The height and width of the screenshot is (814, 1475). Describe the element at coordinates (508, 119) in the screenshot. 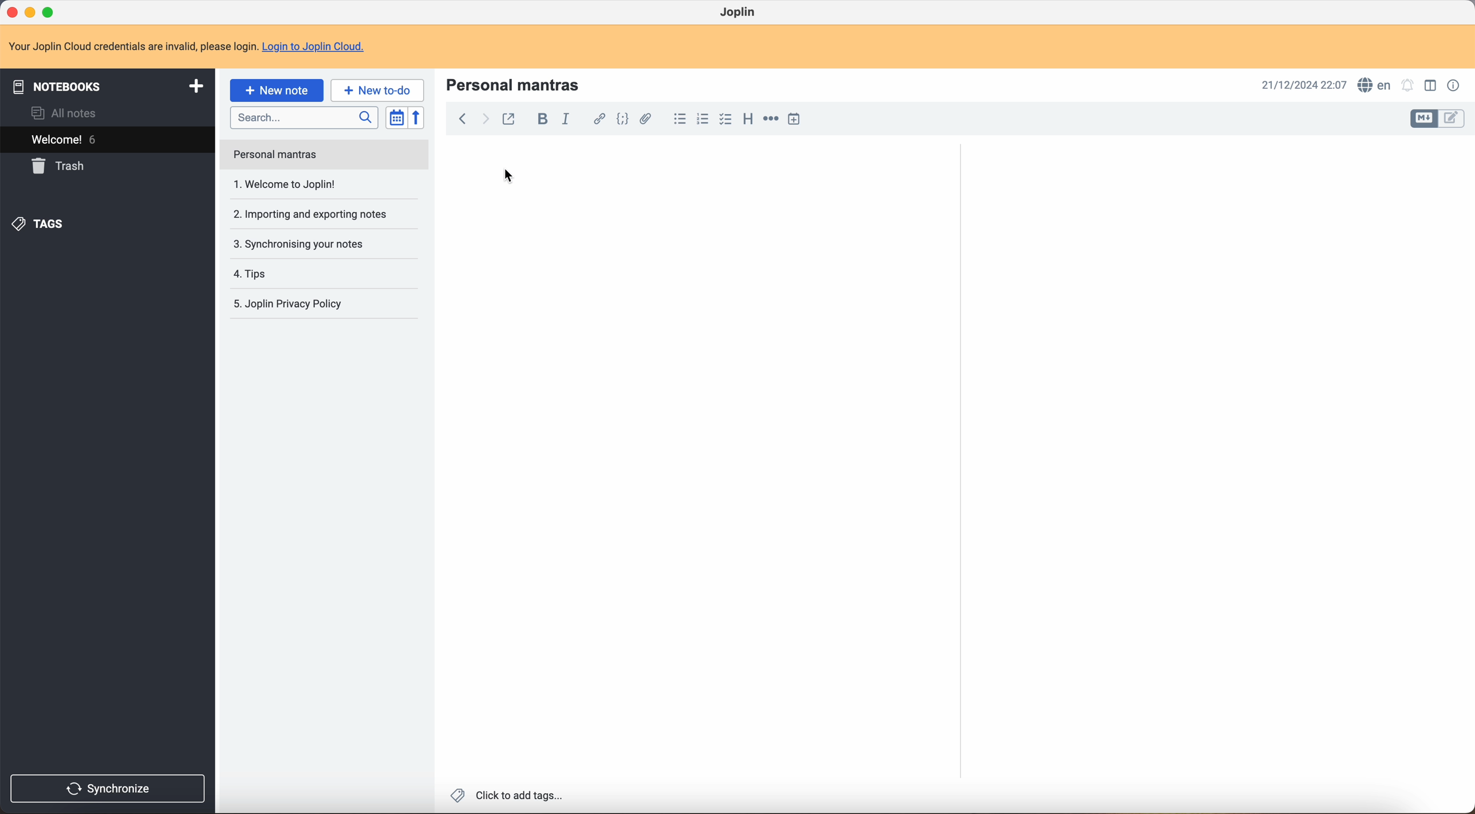

I see `toggle external editing` at that location.